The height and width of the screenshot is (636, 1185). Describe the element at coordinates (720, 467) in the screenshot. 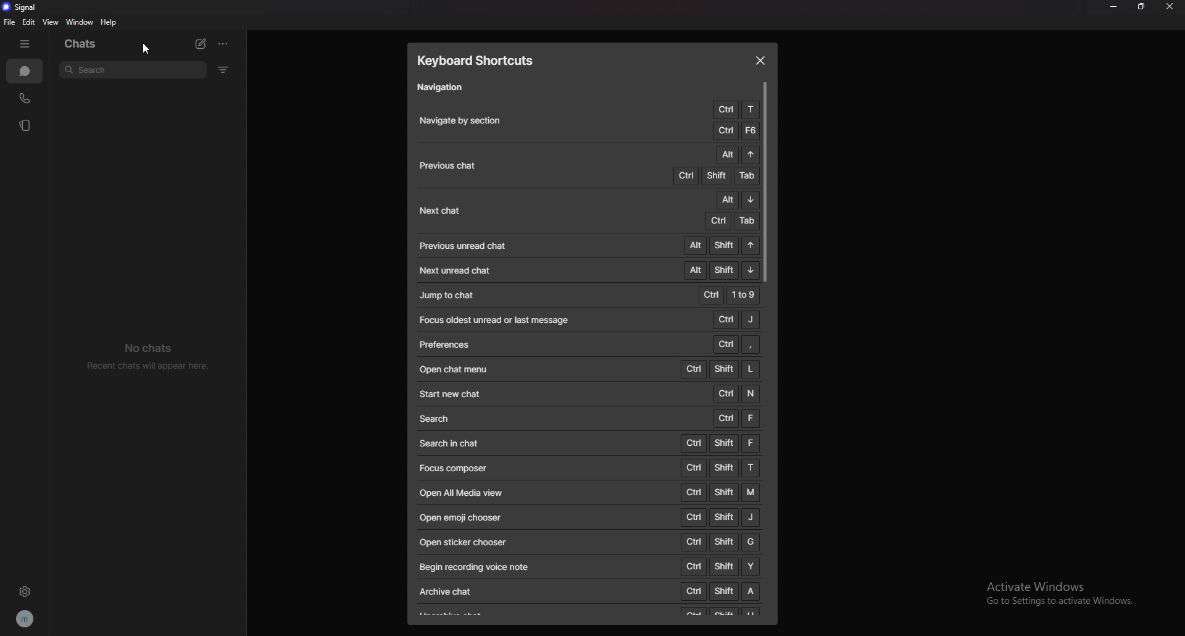

I see `CTRL + SHIFT + T` at that location.